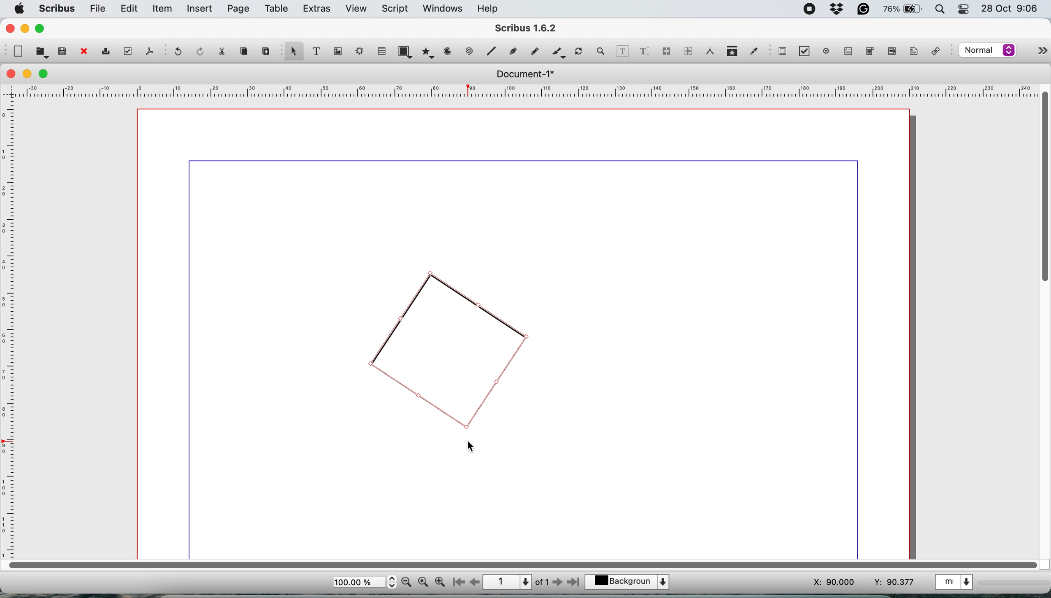 Image resolution: width=1051 pixels, height=598 pixels. What do you see at coordinates (28, 74) in the screenshot?
I see `minimise` at bounding box center [28, 74].